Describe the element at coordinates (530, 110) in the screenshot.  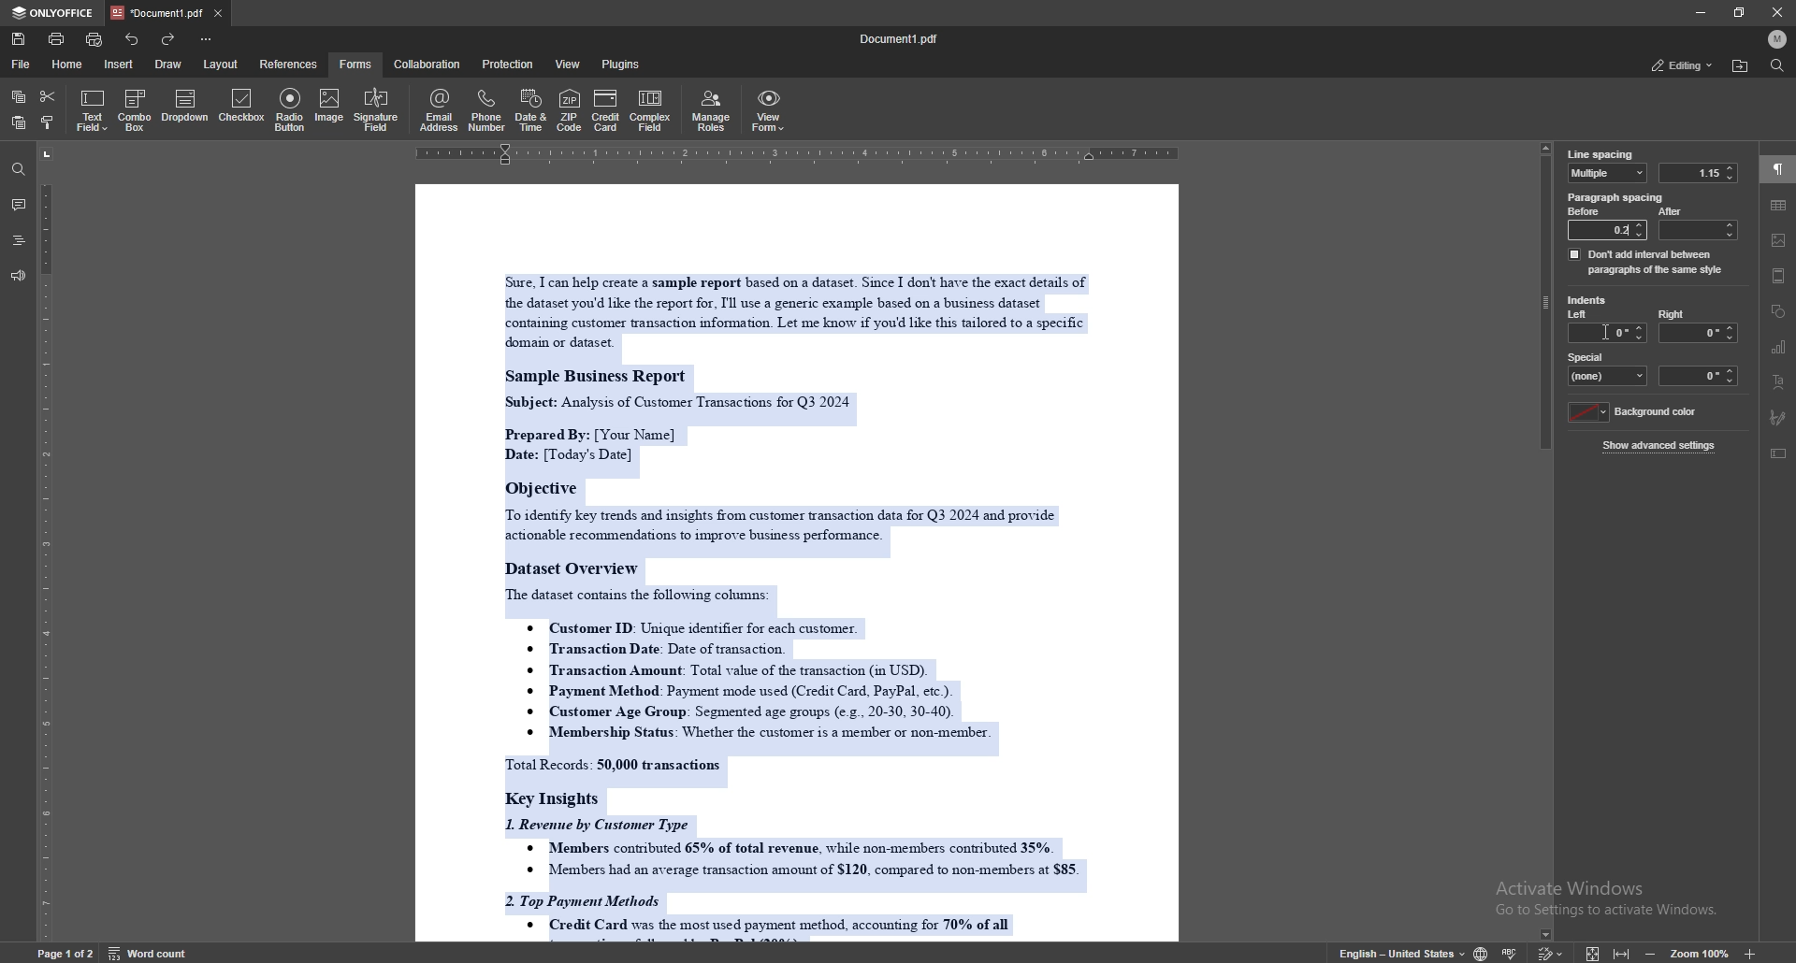
I see `date and time` at that location.